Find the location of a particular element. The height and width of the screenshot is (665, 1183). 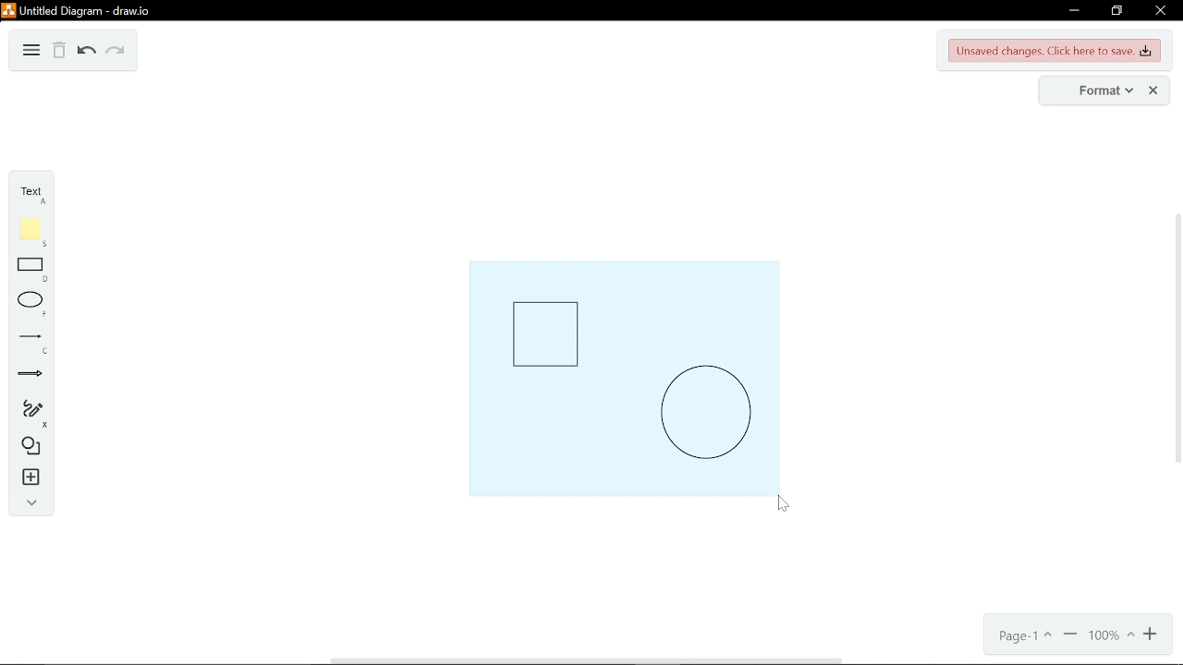

arrow is located at coordinates (25, 377).